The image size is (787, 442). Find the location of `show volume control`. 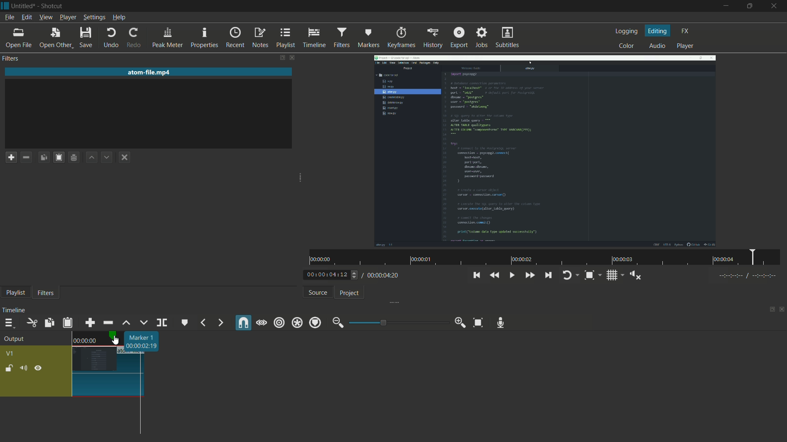

show volume control is located at coordinates (636, 275).